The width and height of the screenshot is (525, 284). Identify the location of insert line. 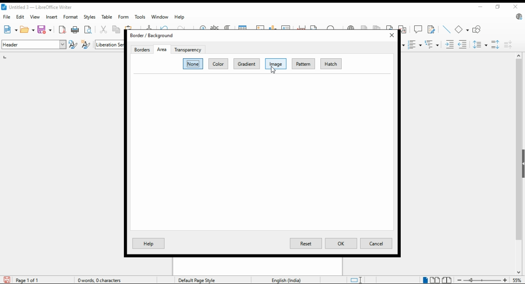
(447, 29).